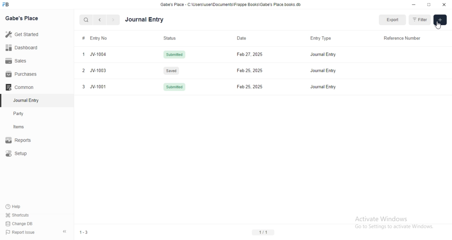  What do you see at coordinates (403, 39) in the screenshot?
I see `Reference Number` at bounding box center [403, 39].